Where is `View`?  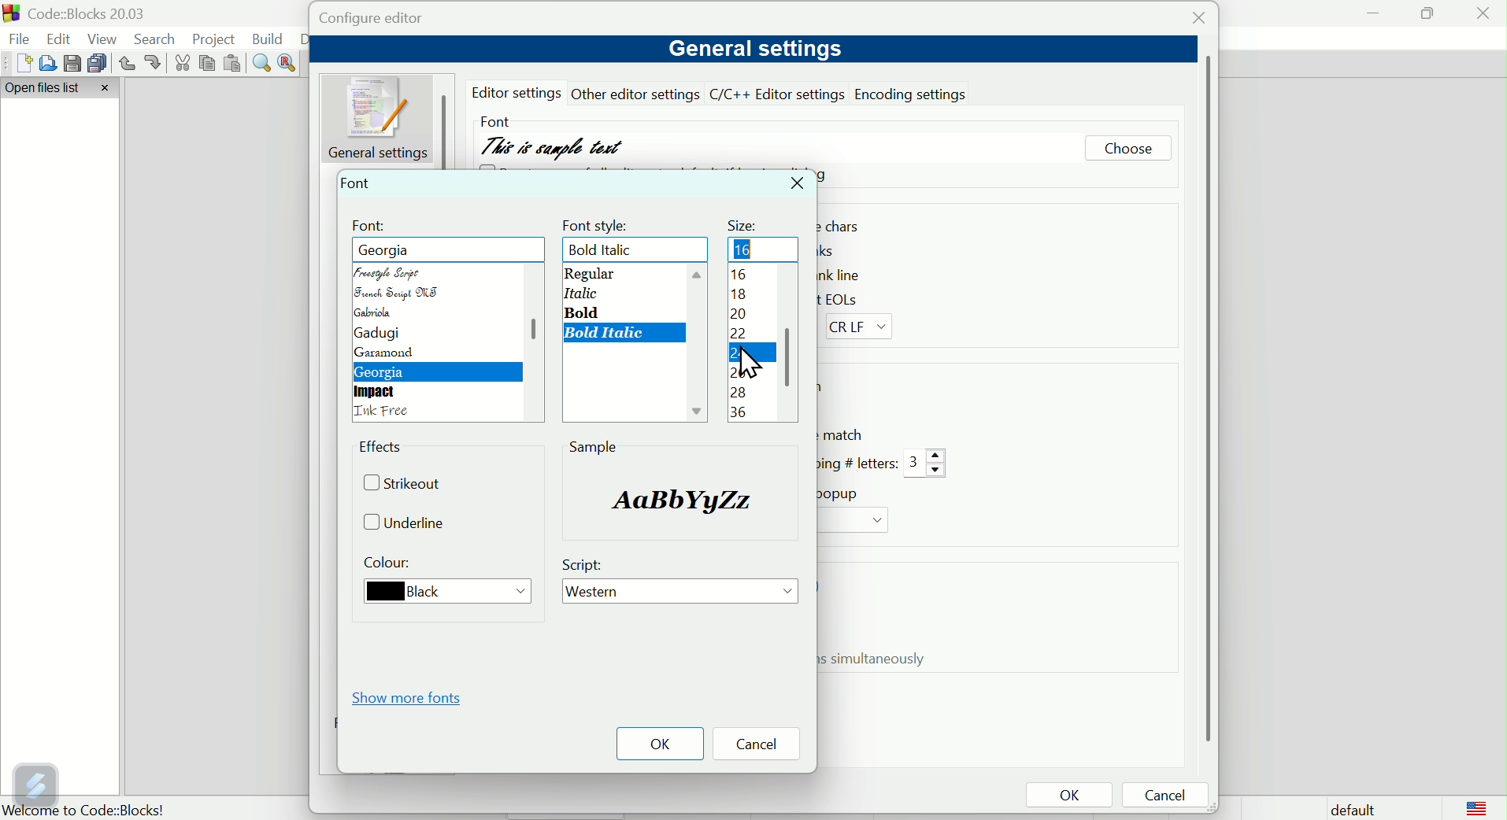
View is located at coordinates (106, 39).